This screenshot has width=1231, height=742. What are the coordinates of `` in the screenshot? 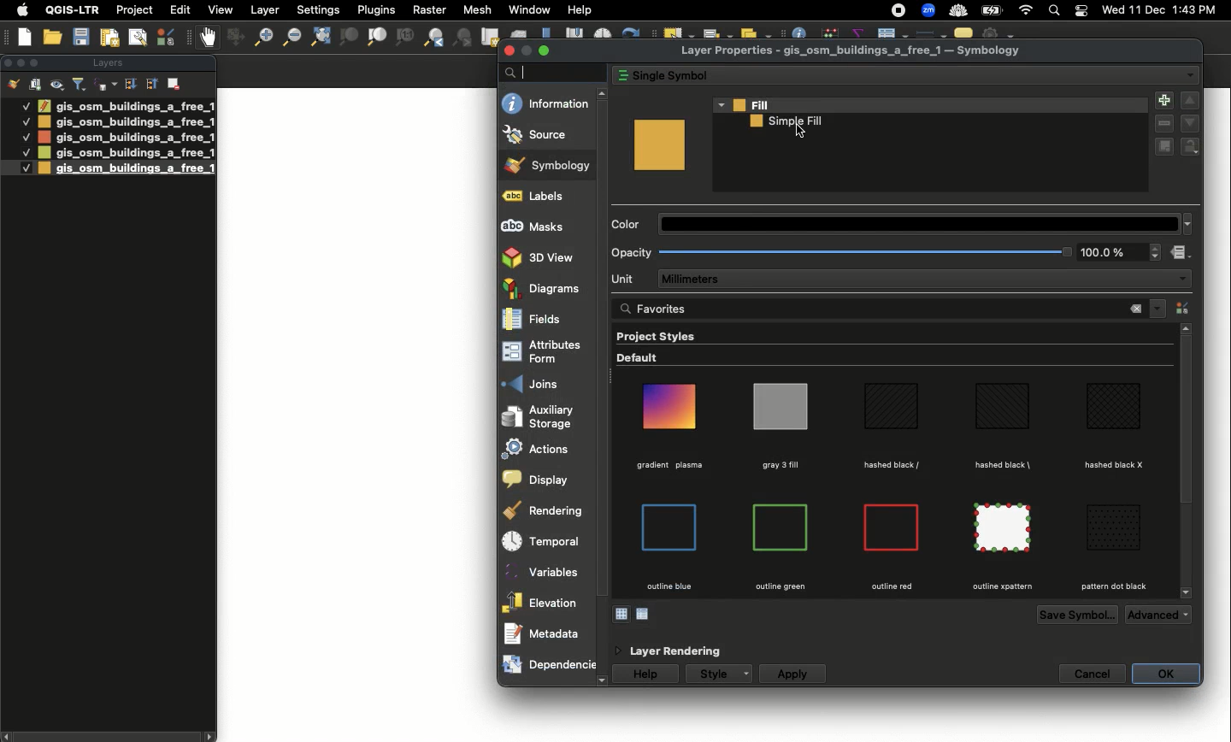 It's located at (890, 403).